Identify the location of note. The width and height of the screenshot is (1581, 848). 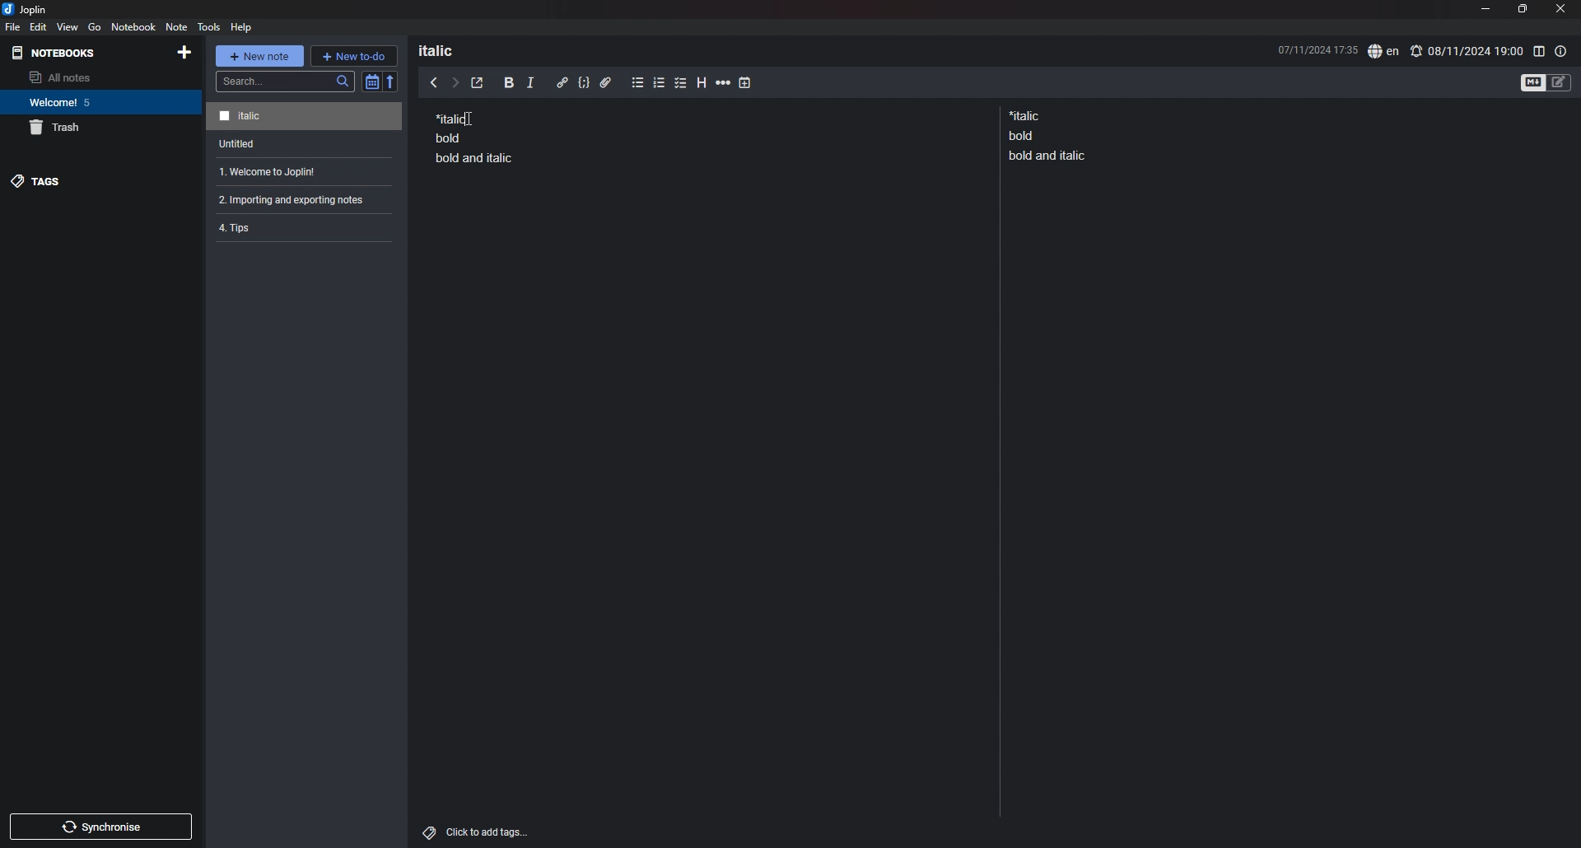
(306, 144).